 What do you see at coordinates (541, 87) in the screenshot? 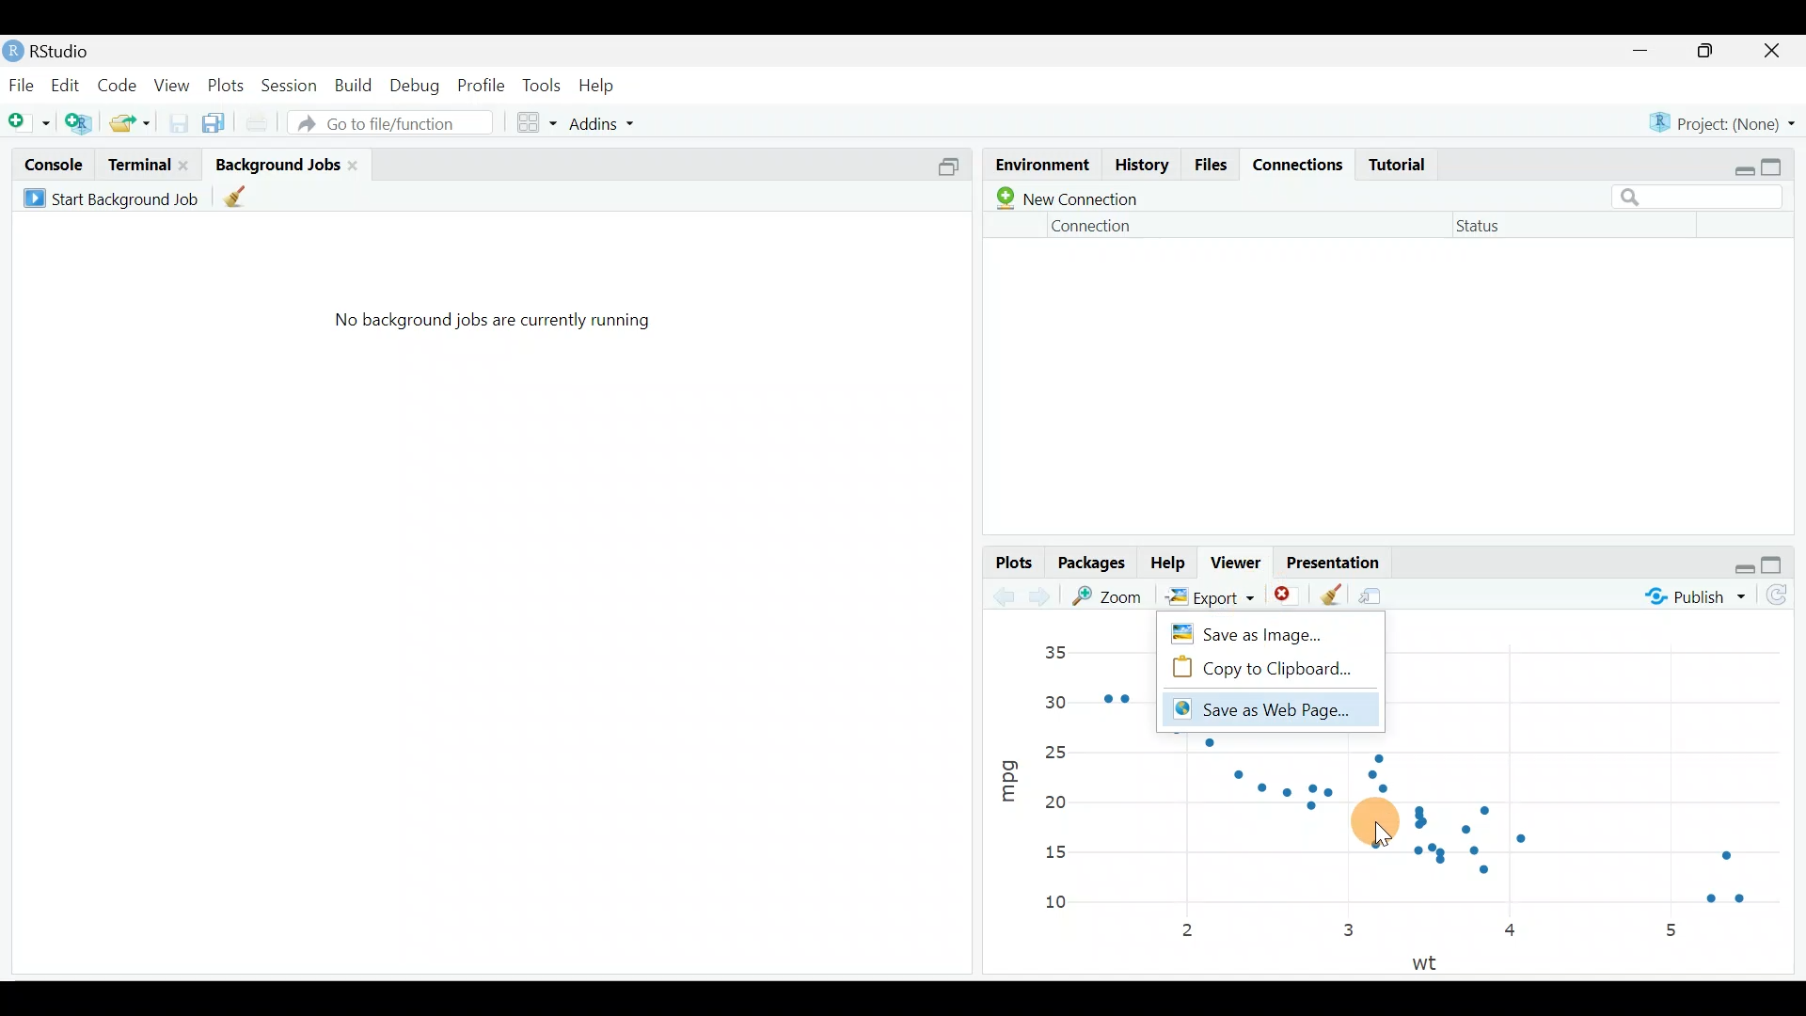
I see `Tools` at bounding box center [541, 87].